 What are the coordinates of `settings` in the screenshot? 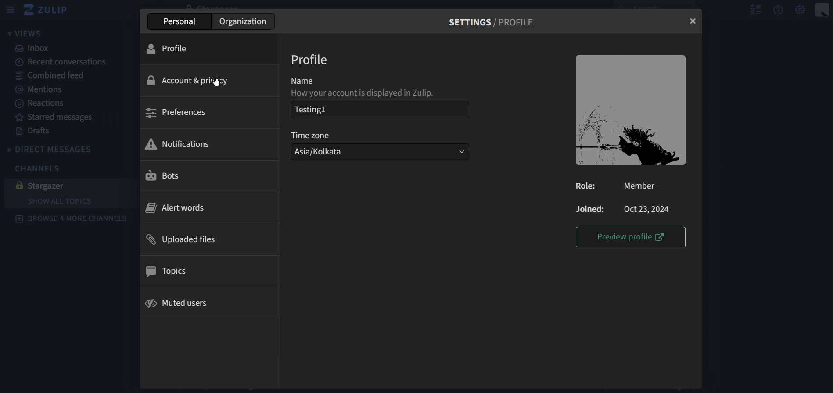 It's located at (494, 21).